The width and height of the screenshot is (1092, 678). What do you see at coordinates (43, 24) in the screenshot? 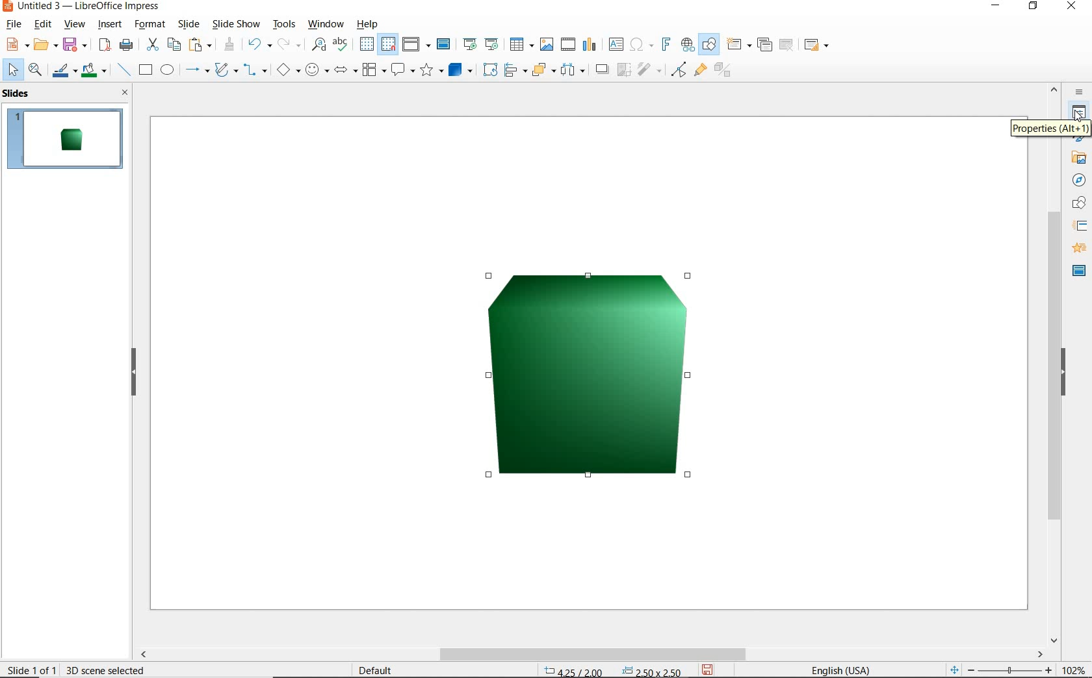
I see `edit` at bounding box center [43, 24].